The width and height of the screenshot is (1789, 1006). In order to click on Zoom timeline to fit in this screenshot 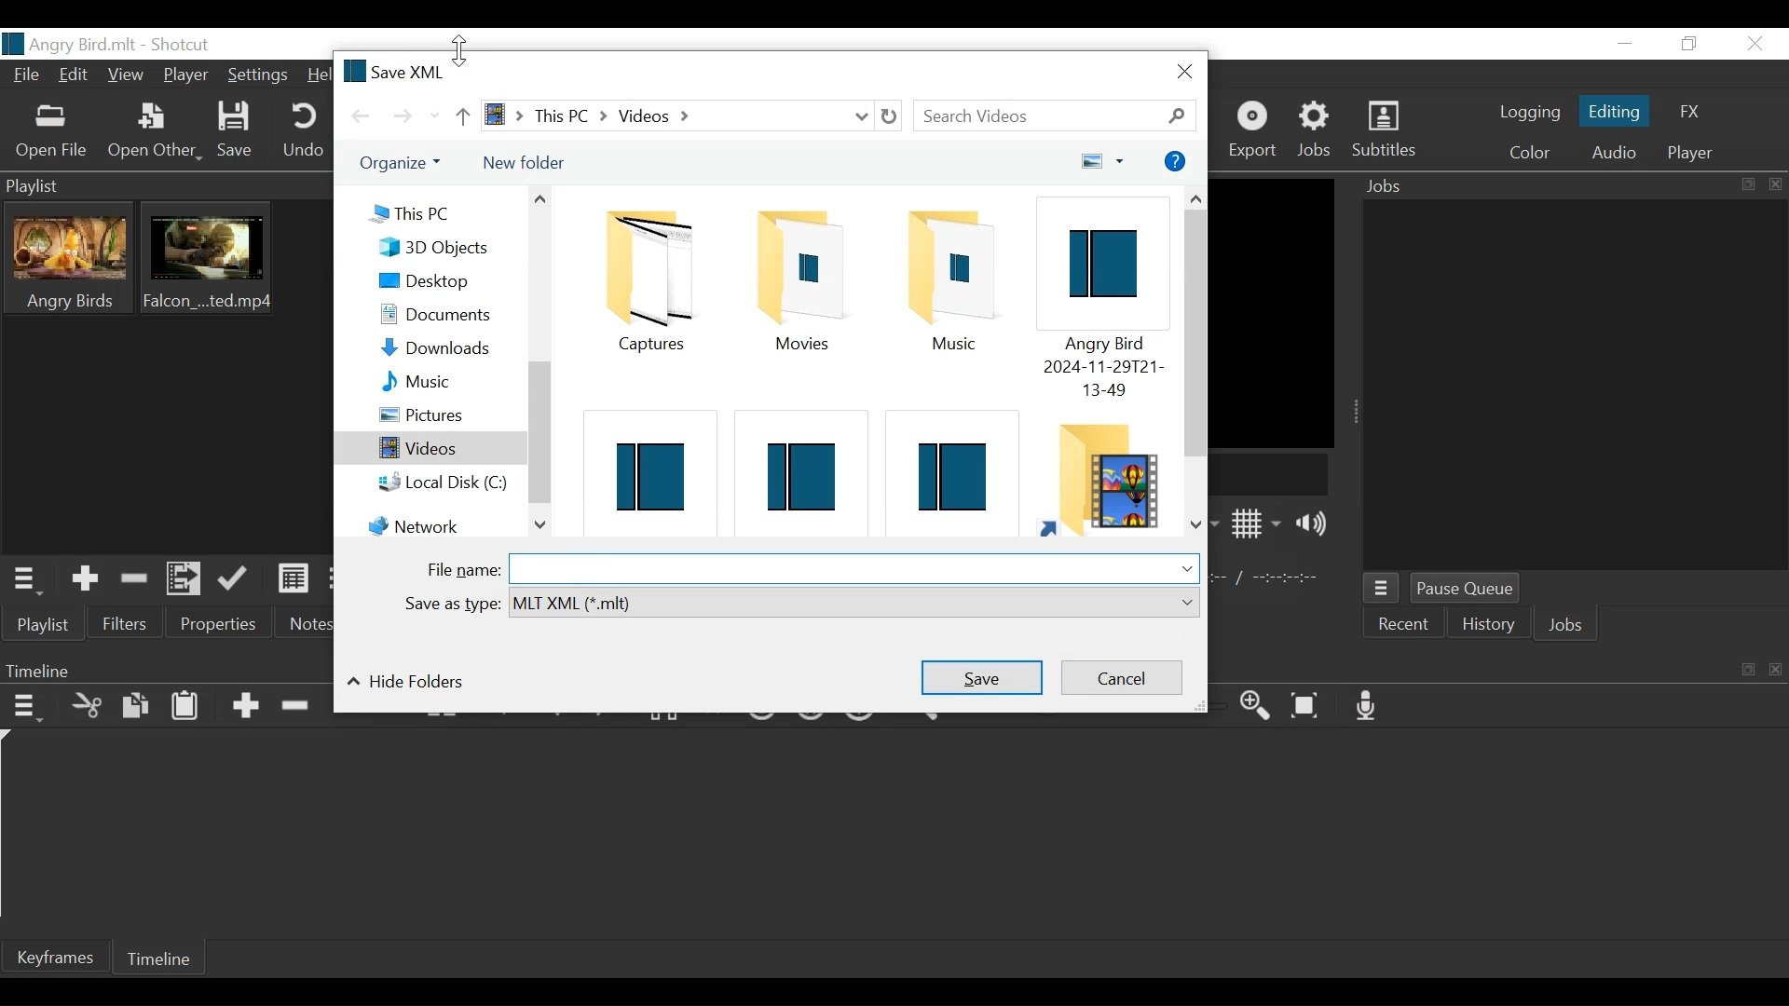, I will do `click(1311, 706)`.